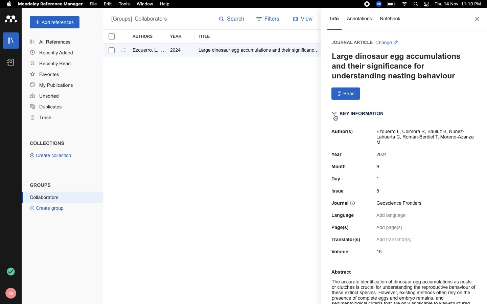  Describe the element at coordinates (44, 118) in the screenshot. I see `Trash` at that location.